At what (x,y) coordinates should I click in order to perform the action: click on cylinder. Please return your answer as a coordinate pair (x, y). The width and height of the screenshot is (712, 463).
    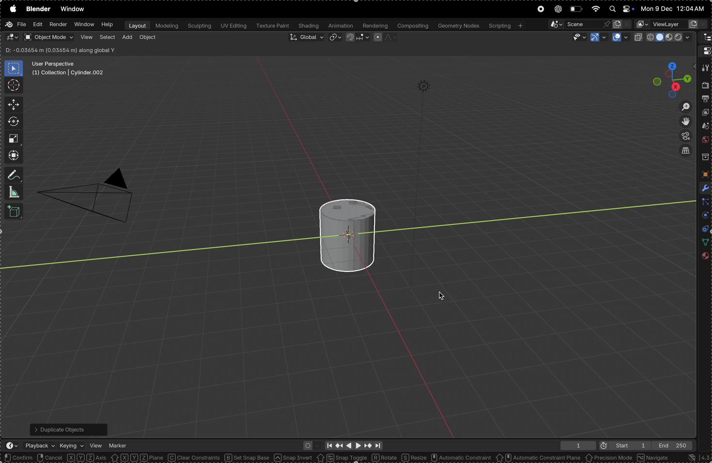
    Looking at the image, I should click on (345, 232).